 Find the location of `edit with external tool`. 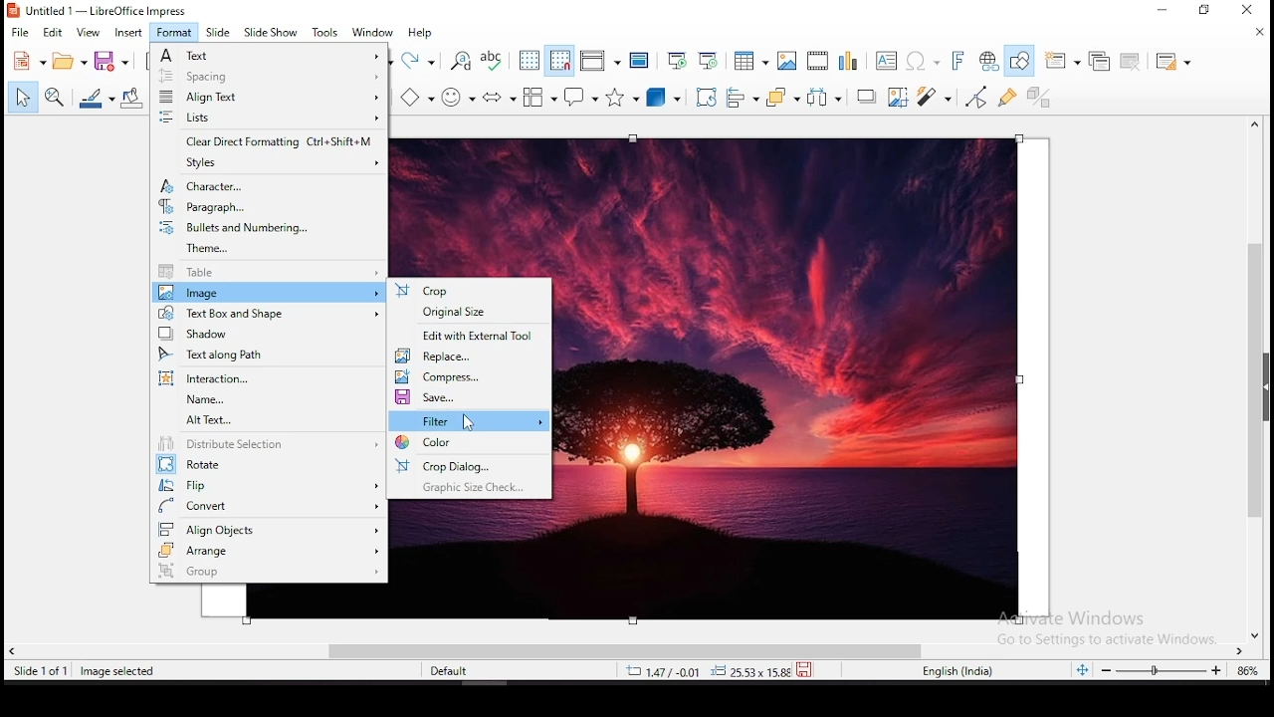

edit with external tool is located at coordinates (473, 335).